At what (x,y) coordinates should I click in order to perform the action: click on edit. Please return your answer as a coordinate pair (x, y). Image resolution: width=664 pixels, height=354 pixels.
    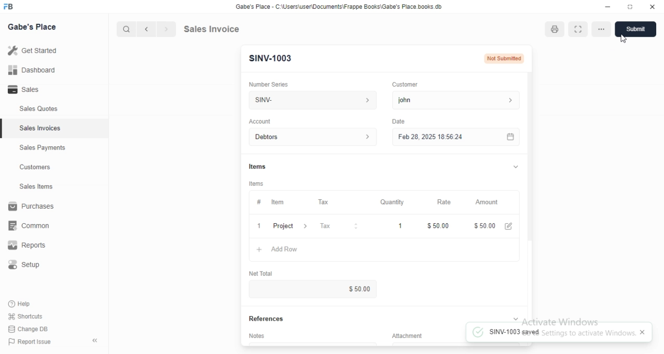
    Looking at the image, I should click on (510, 226).